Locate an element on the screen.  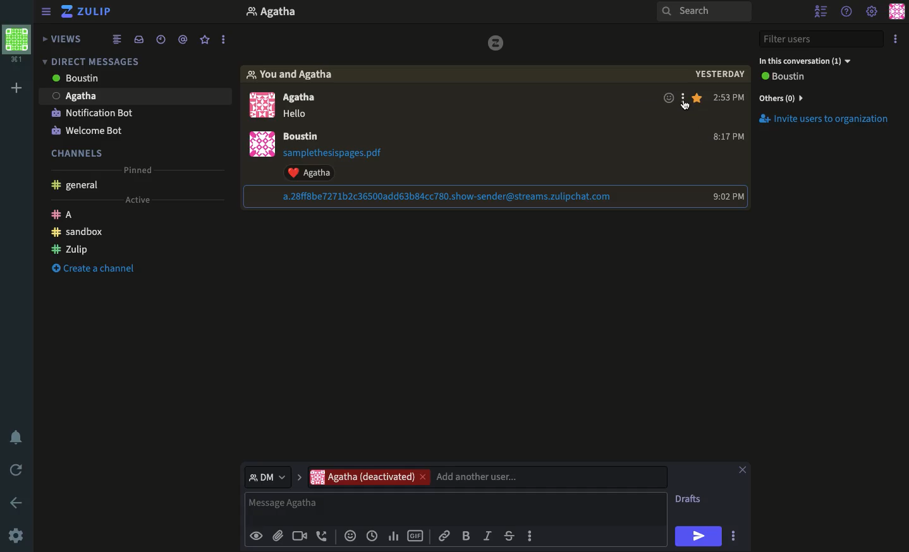
Users is located at coordinates (308, 99).